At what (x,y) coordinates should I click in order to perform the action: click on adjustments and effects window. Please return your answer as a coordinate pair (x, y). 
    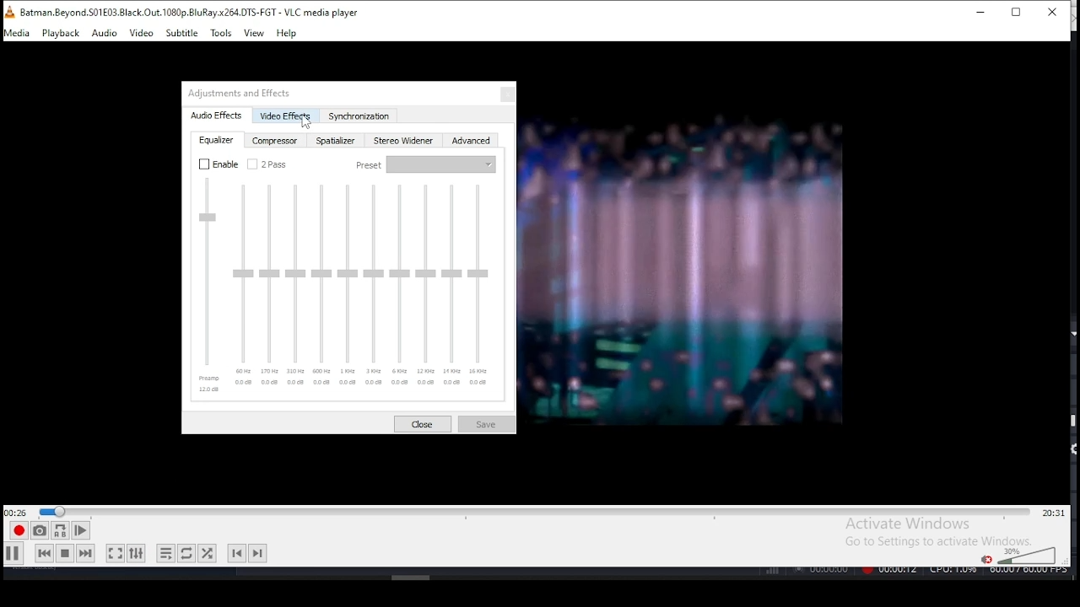
    Looking at the image, I should click on (258, 92).